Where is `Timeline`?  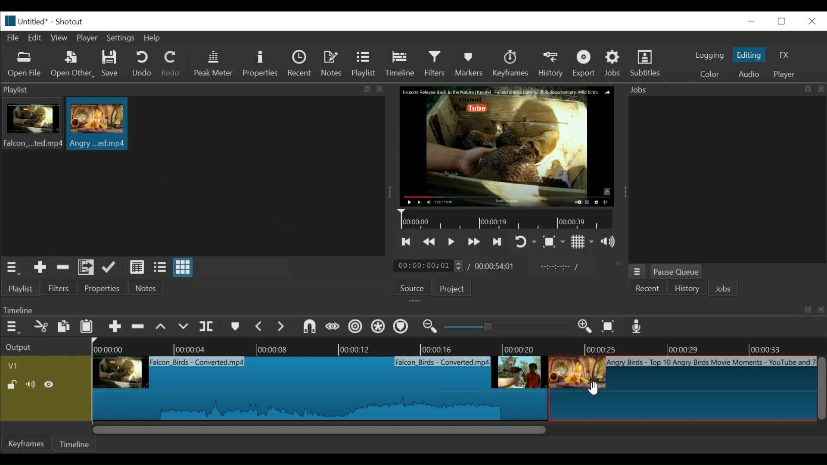
Timeline is located at coordinates (76, 443).